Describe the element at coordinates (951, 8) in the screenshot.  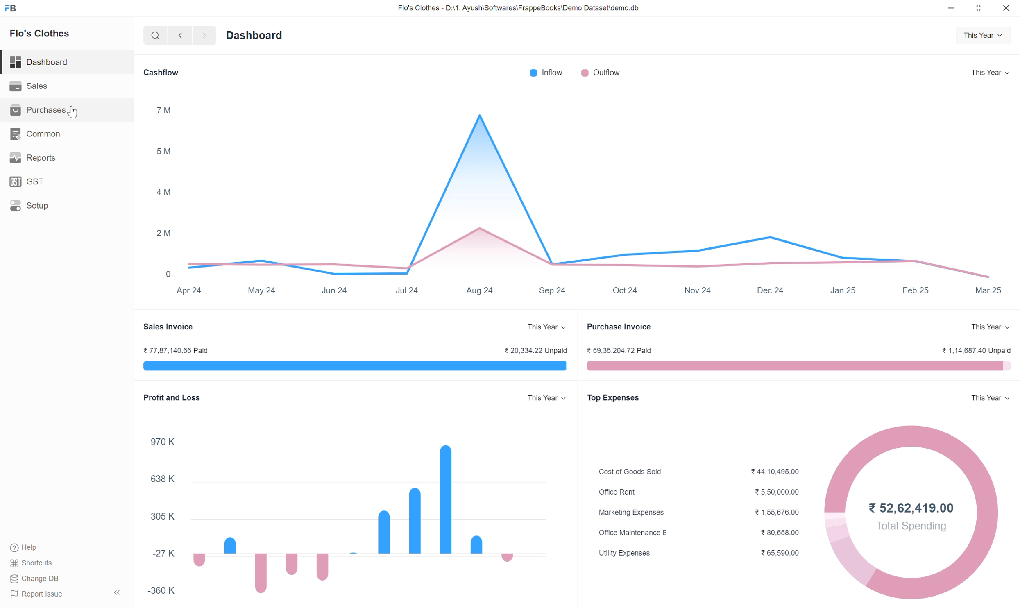
I see `minimize` at that location.